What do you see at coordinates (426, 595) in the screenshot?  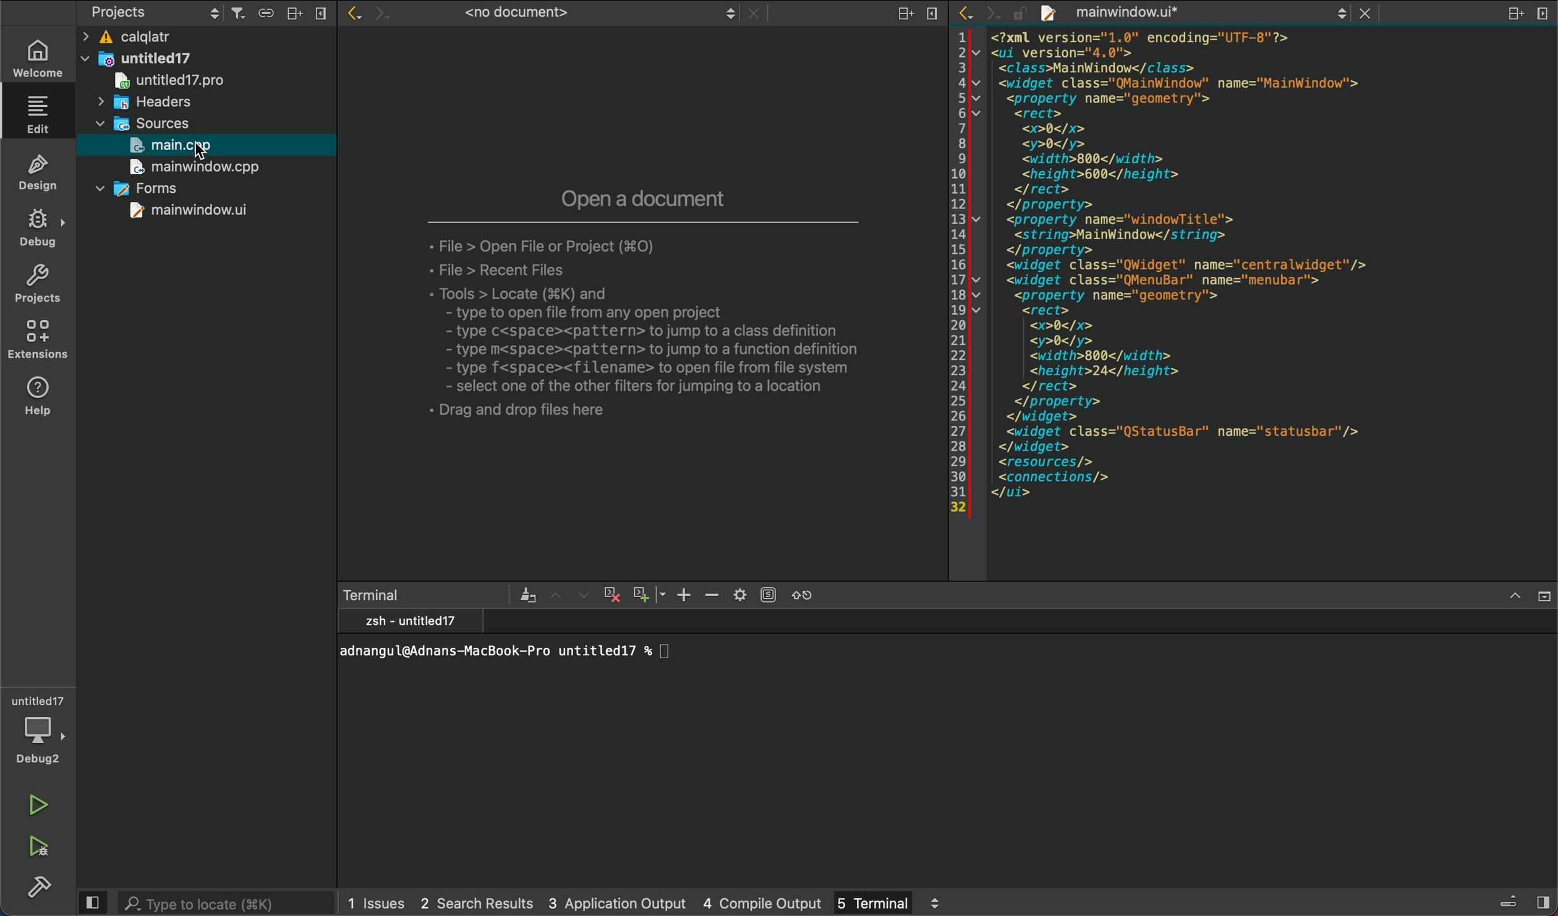 I see `terminal` at bounding box center [426, 595].